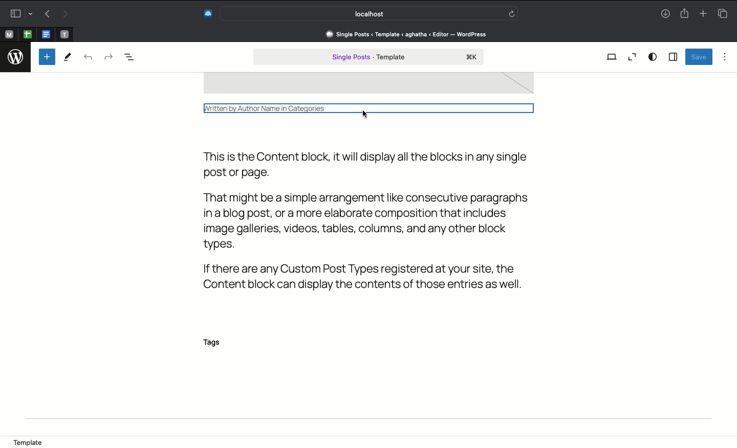 This screenshot has height=448, width=737. Describe the element at coordinates (664, 14) in the screenshot. I see `Download` at that location.